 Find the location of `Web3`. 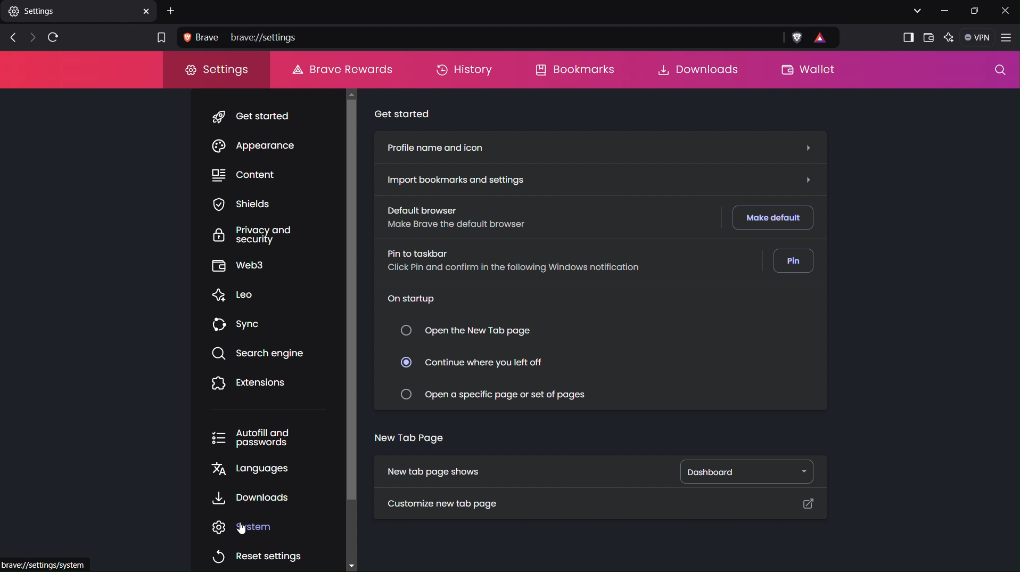

Web3 is located at coordinates (250, 267).